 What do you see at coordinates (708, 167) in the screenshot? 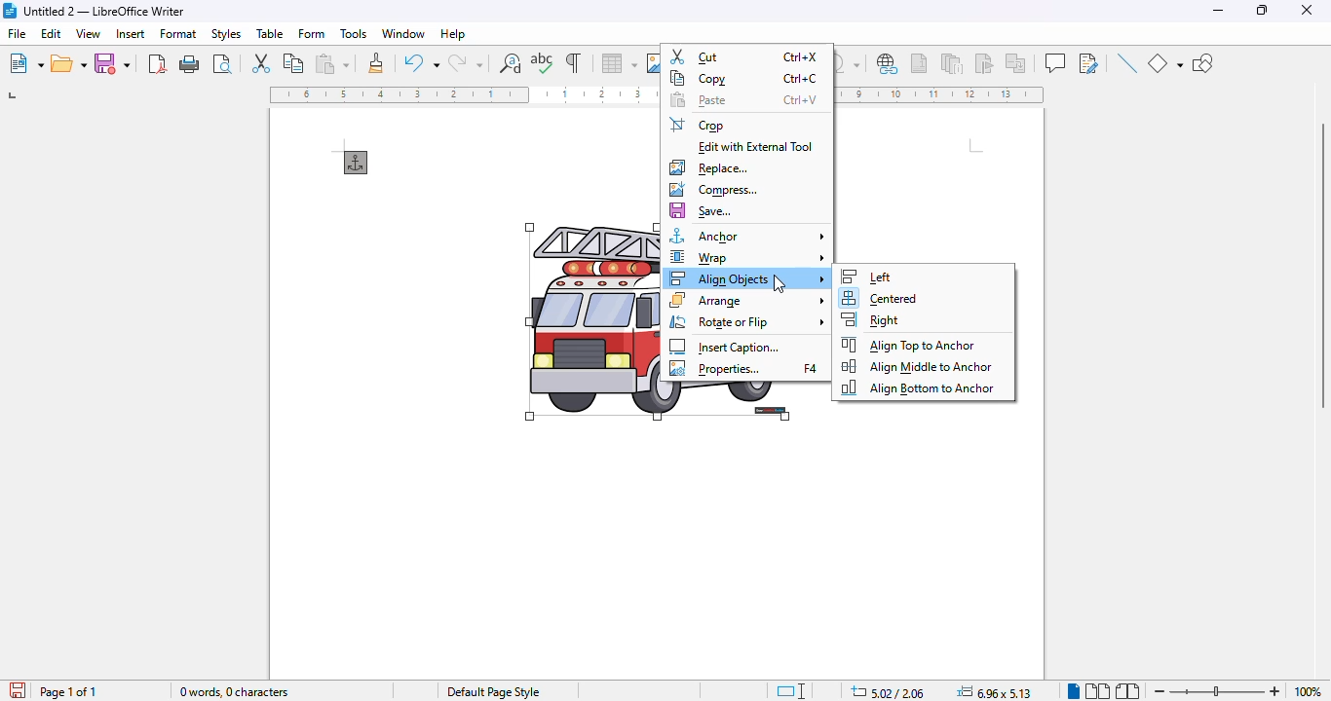
I see `replace` at bounding box center [708, 167].